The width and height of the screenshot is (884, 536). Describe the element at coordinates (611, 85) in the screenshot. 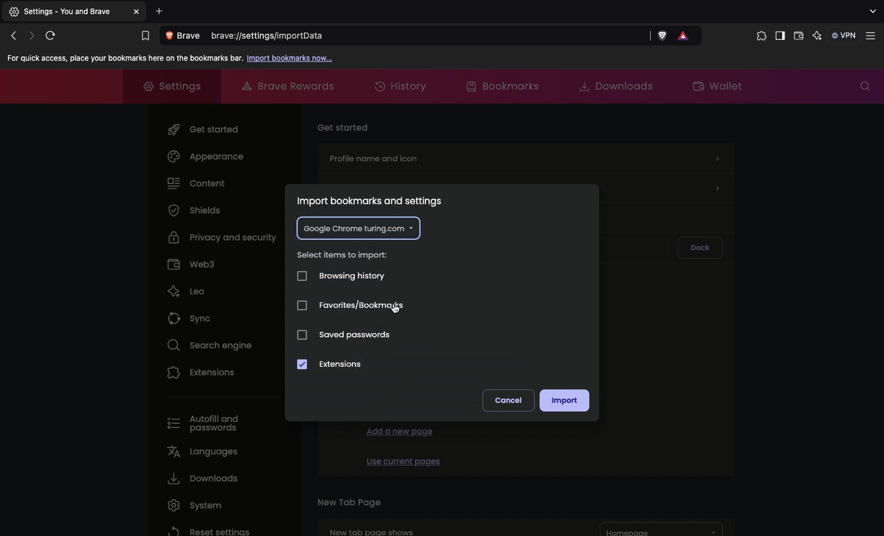

I see `Downloads` at that location.